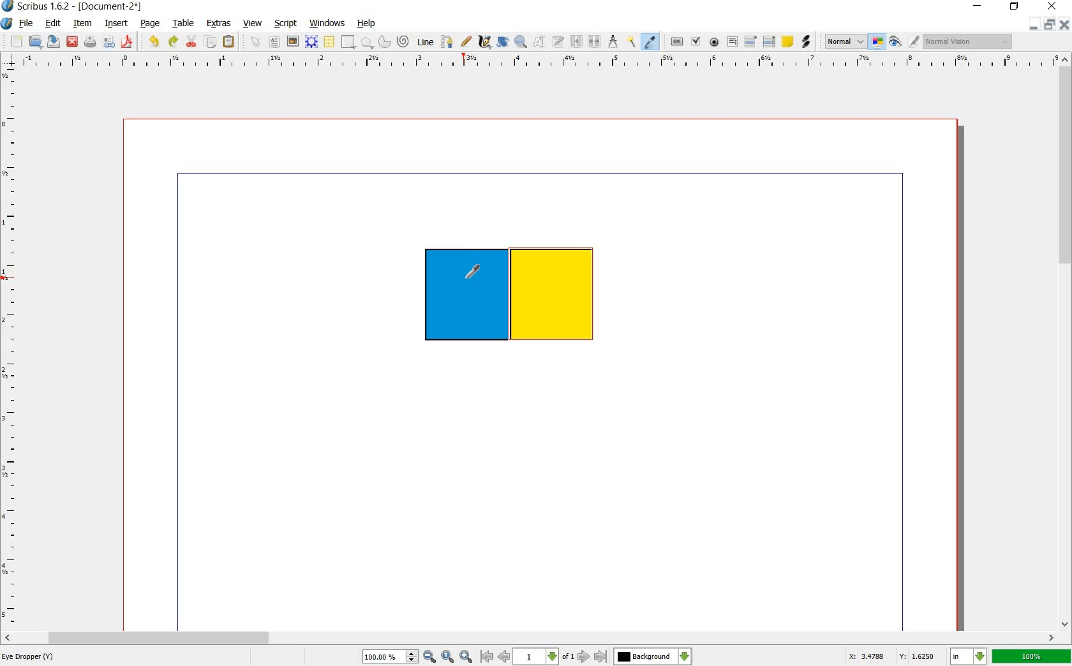 The width and height of the screenshot is (1072, 666). What do you see at coordinates (530, 637) in the screenshot?
I see `scrollbar` at bounding box center [530, 637].